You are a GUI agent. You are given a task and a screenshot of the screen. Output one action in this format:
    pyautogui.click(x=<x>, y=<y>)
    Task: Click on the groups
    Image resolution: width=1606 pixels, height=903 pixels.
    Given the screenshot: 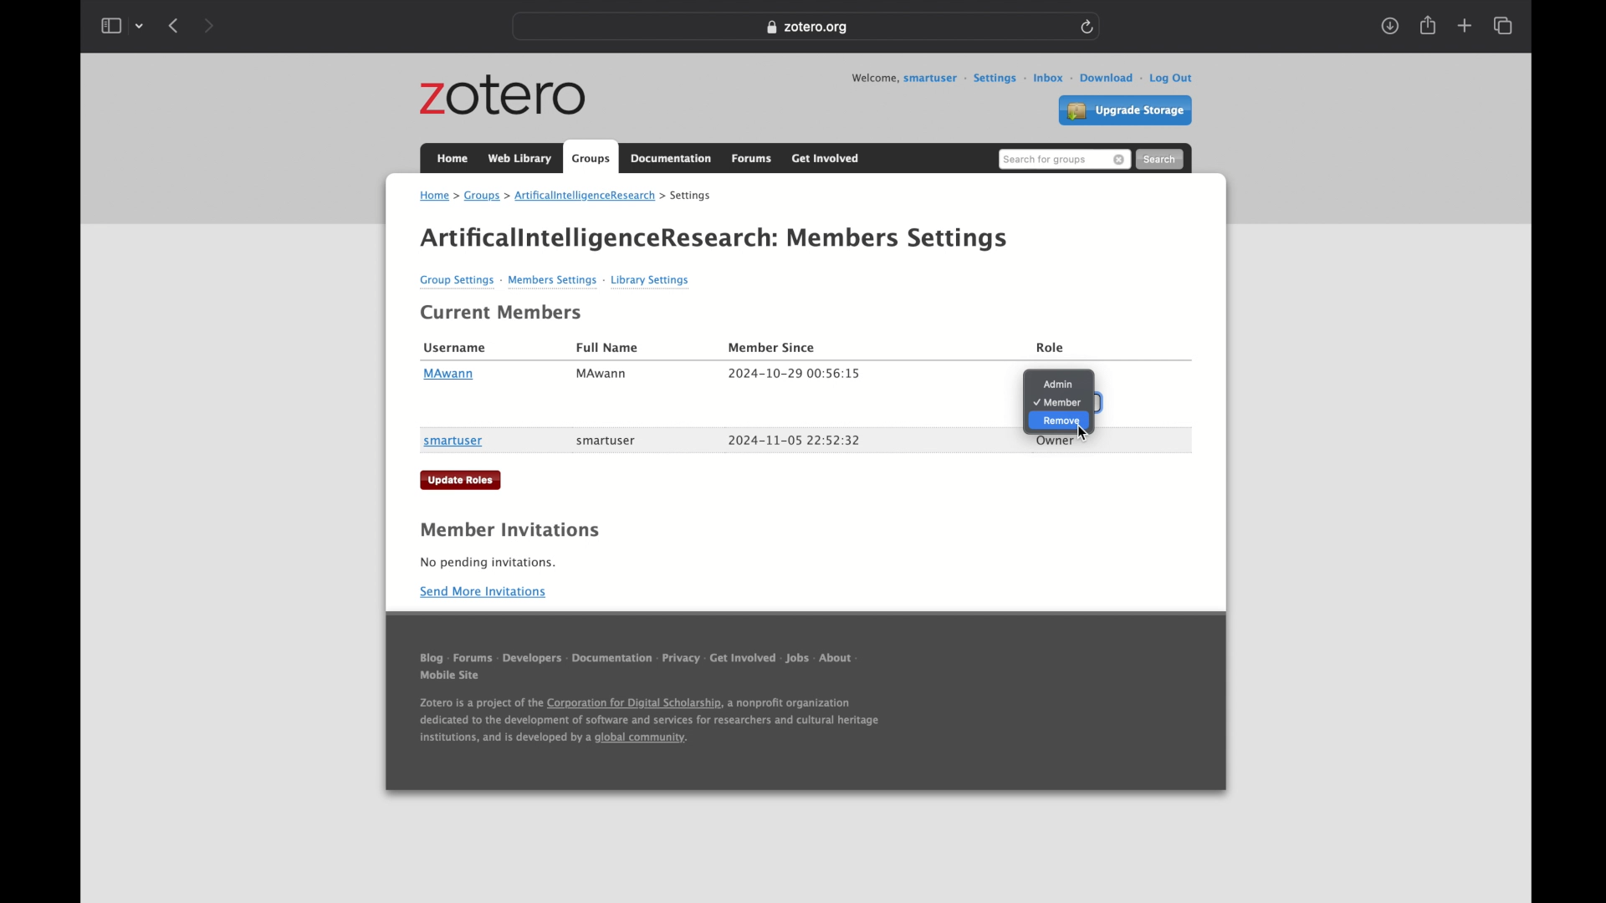 What is the action you would take?
    pyautogui.click(x=591, y=156)
    